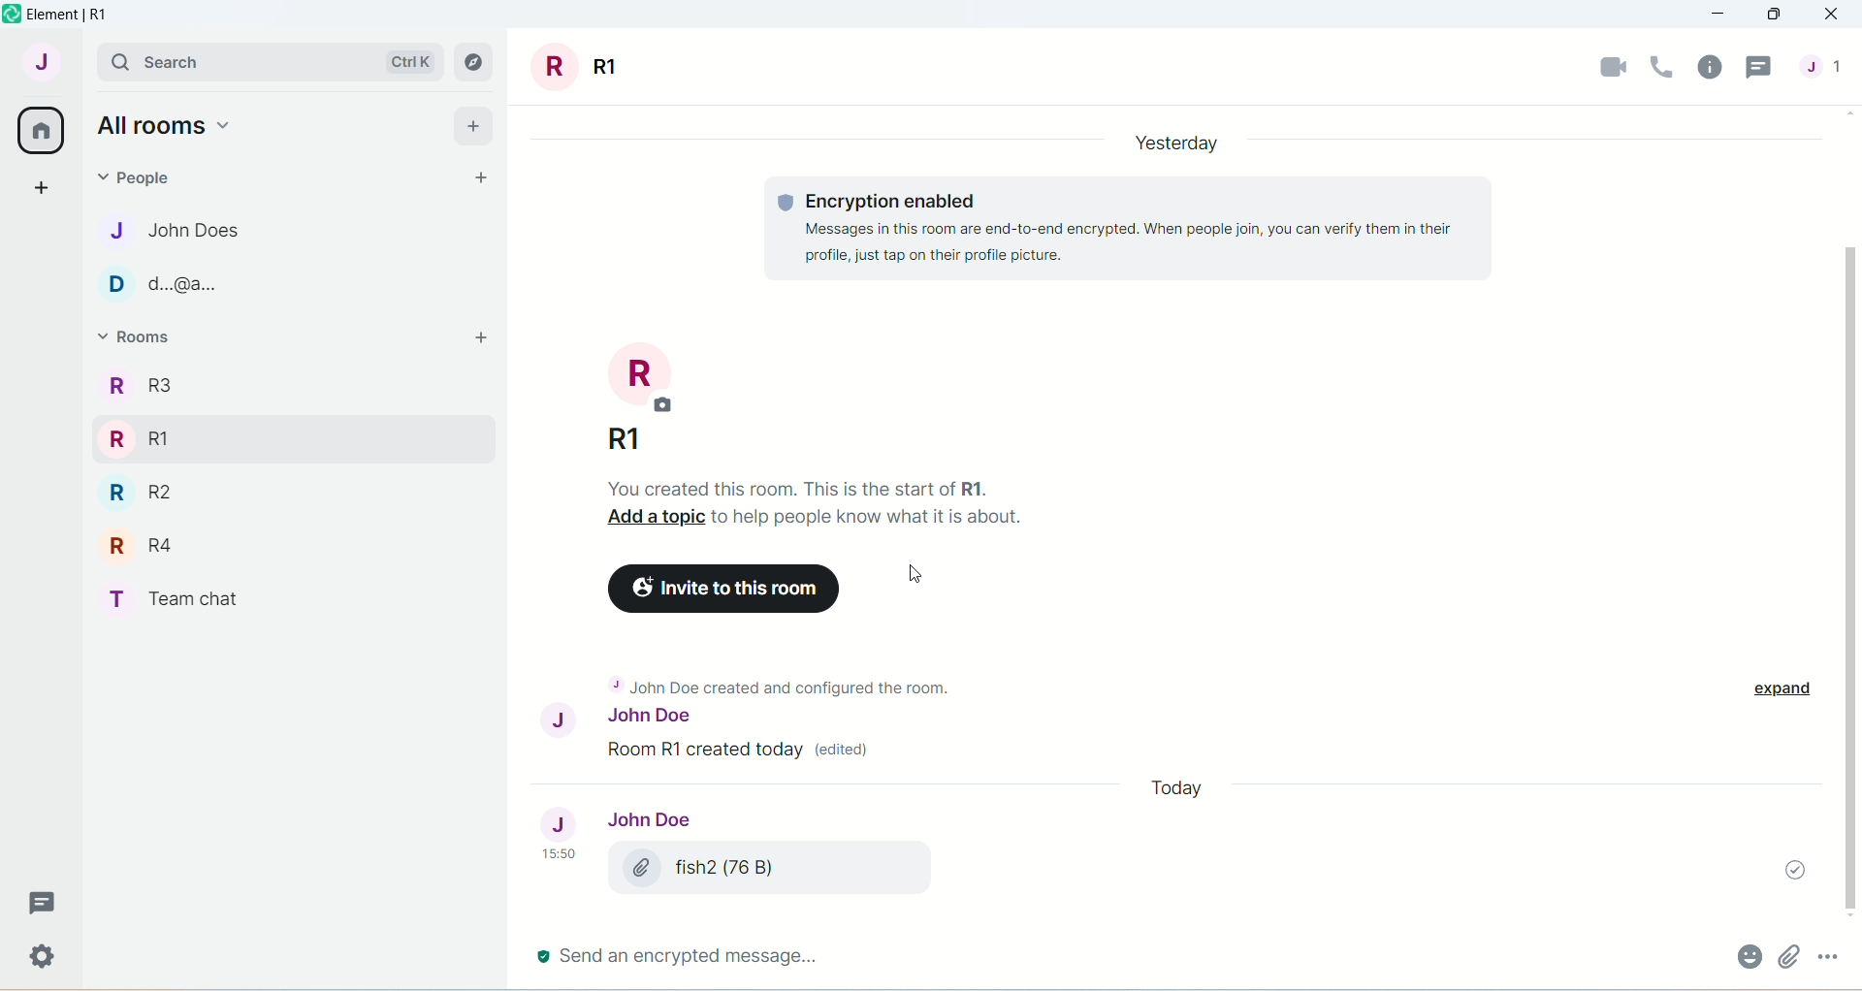 The height and width of the screenshot is (991, 1862). I want to click on Cursor, so click(917, 575).